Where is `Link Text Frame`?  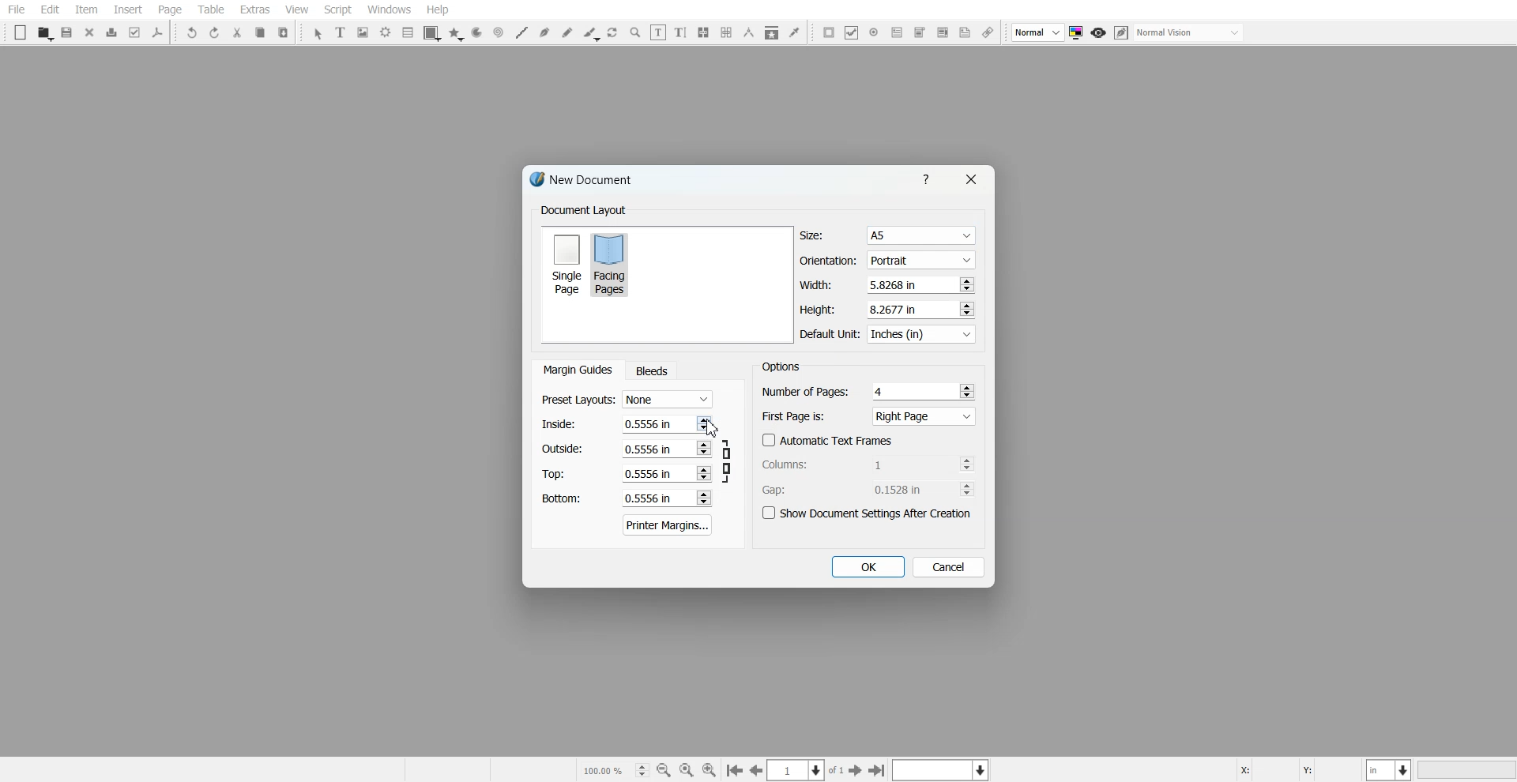 Link Text Frame is located at coordinates (703, 32).